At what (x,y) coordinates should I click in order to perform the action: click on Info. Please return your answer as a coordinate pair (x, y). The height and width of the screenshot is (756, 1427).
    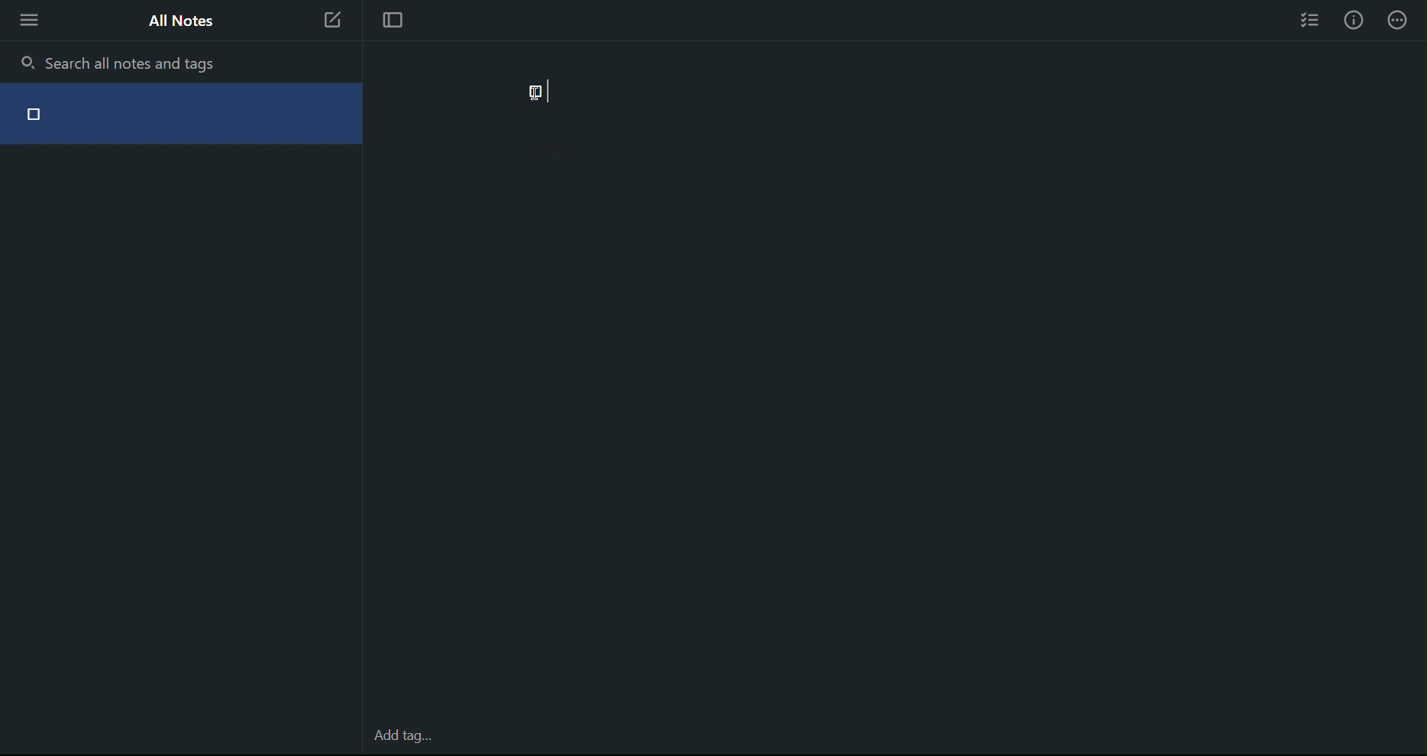
    Looking at the image, I should click on (1356, 21).